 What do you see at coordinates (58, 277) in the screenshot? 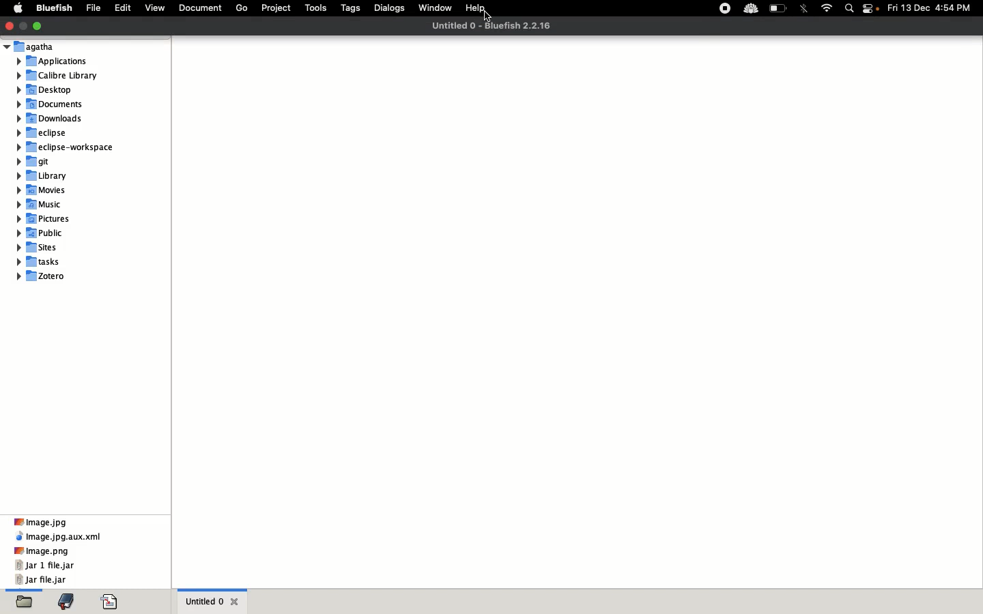
I see `zotero` at bounding box center [58, 277].